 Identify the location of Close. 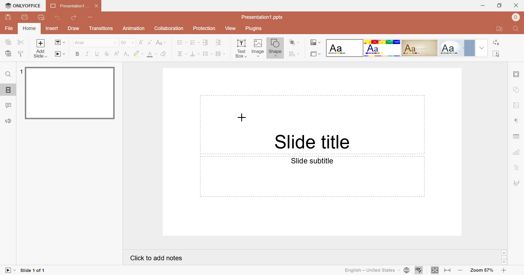
(516, 6).